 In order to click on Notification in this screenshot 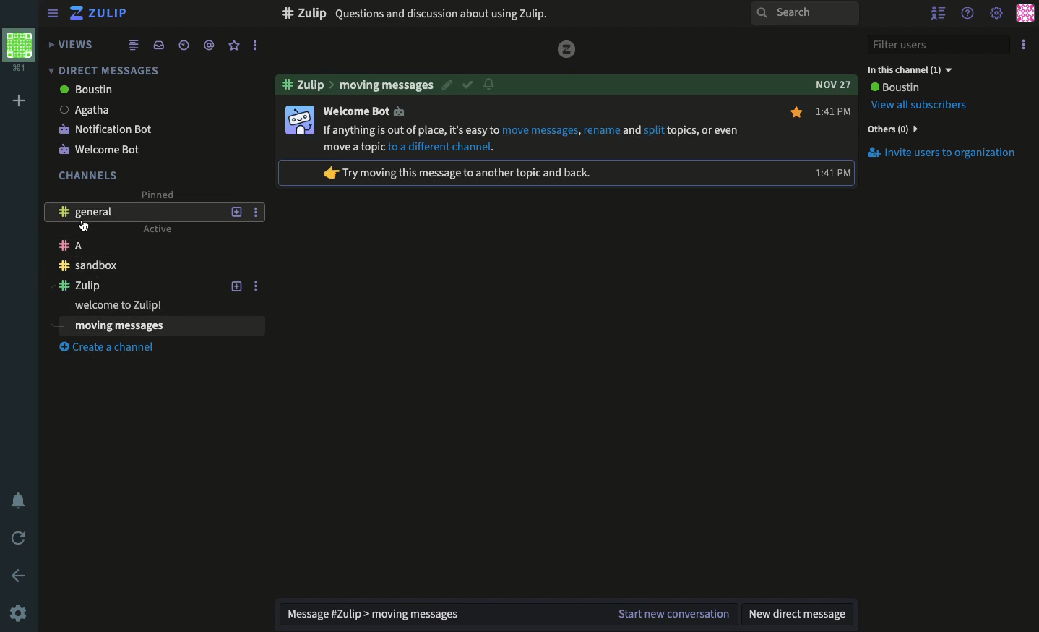, I will do `click(20, 503)`.